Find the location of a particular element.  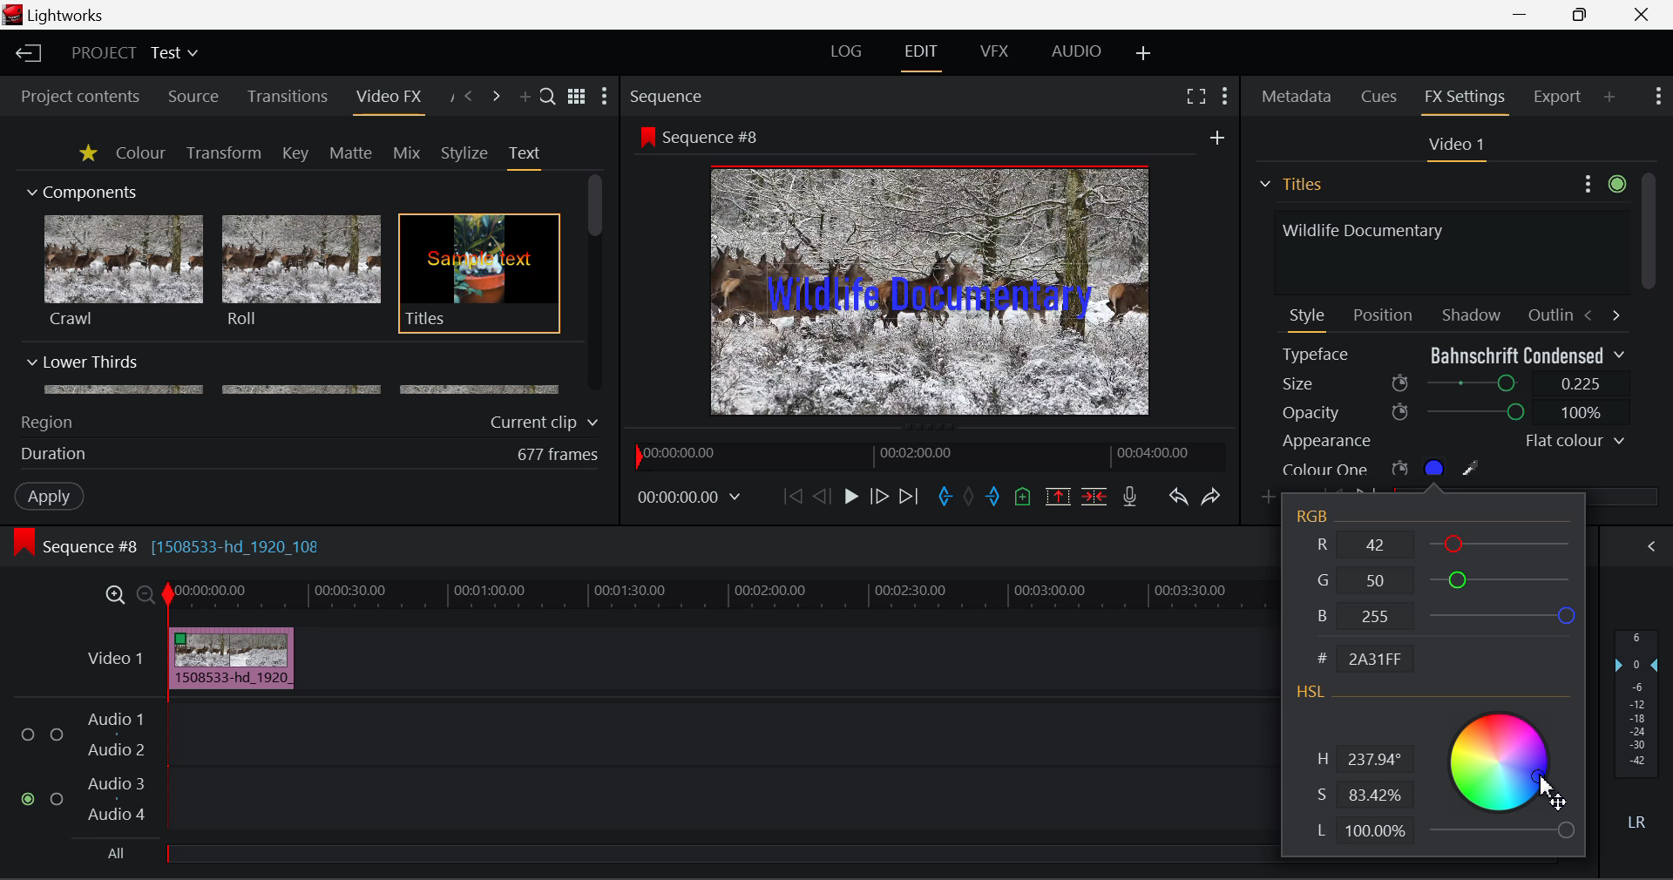

Previous Panel is located at coordinates (467, 98).